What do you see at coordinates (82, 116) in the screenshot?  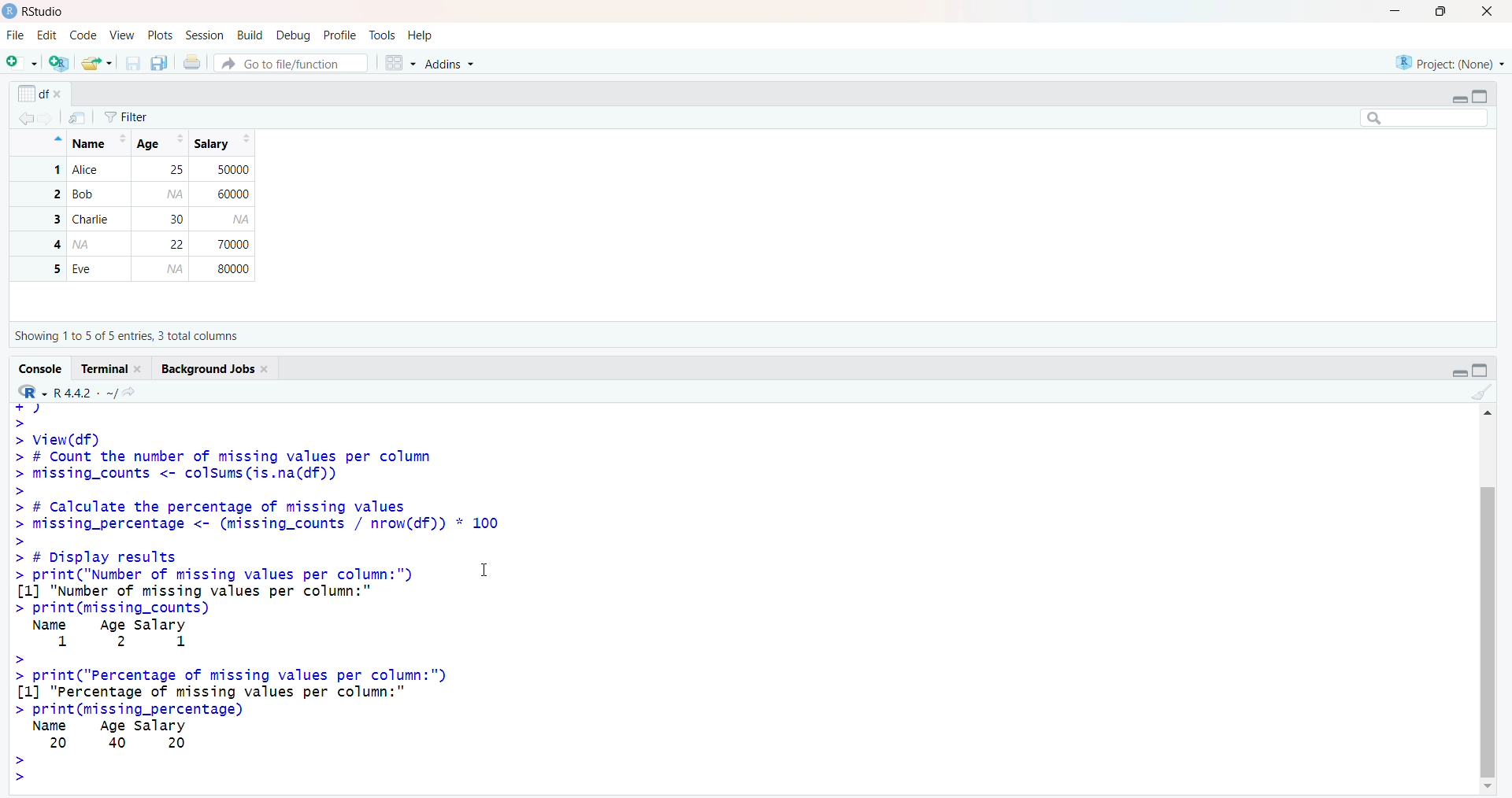 I see `Show in new window` at bounding box center [82, 116].